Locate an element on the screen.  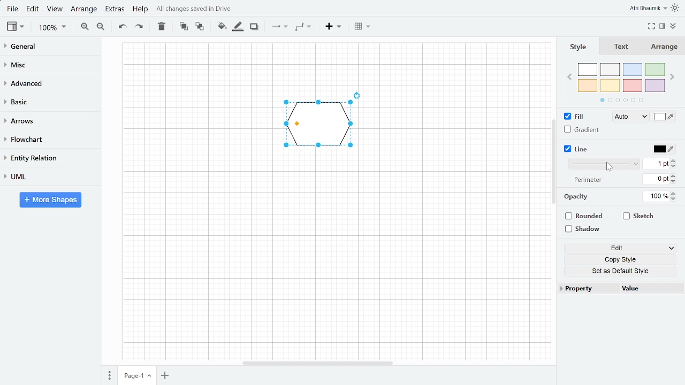
Extras is located at coordinates (115, 9).